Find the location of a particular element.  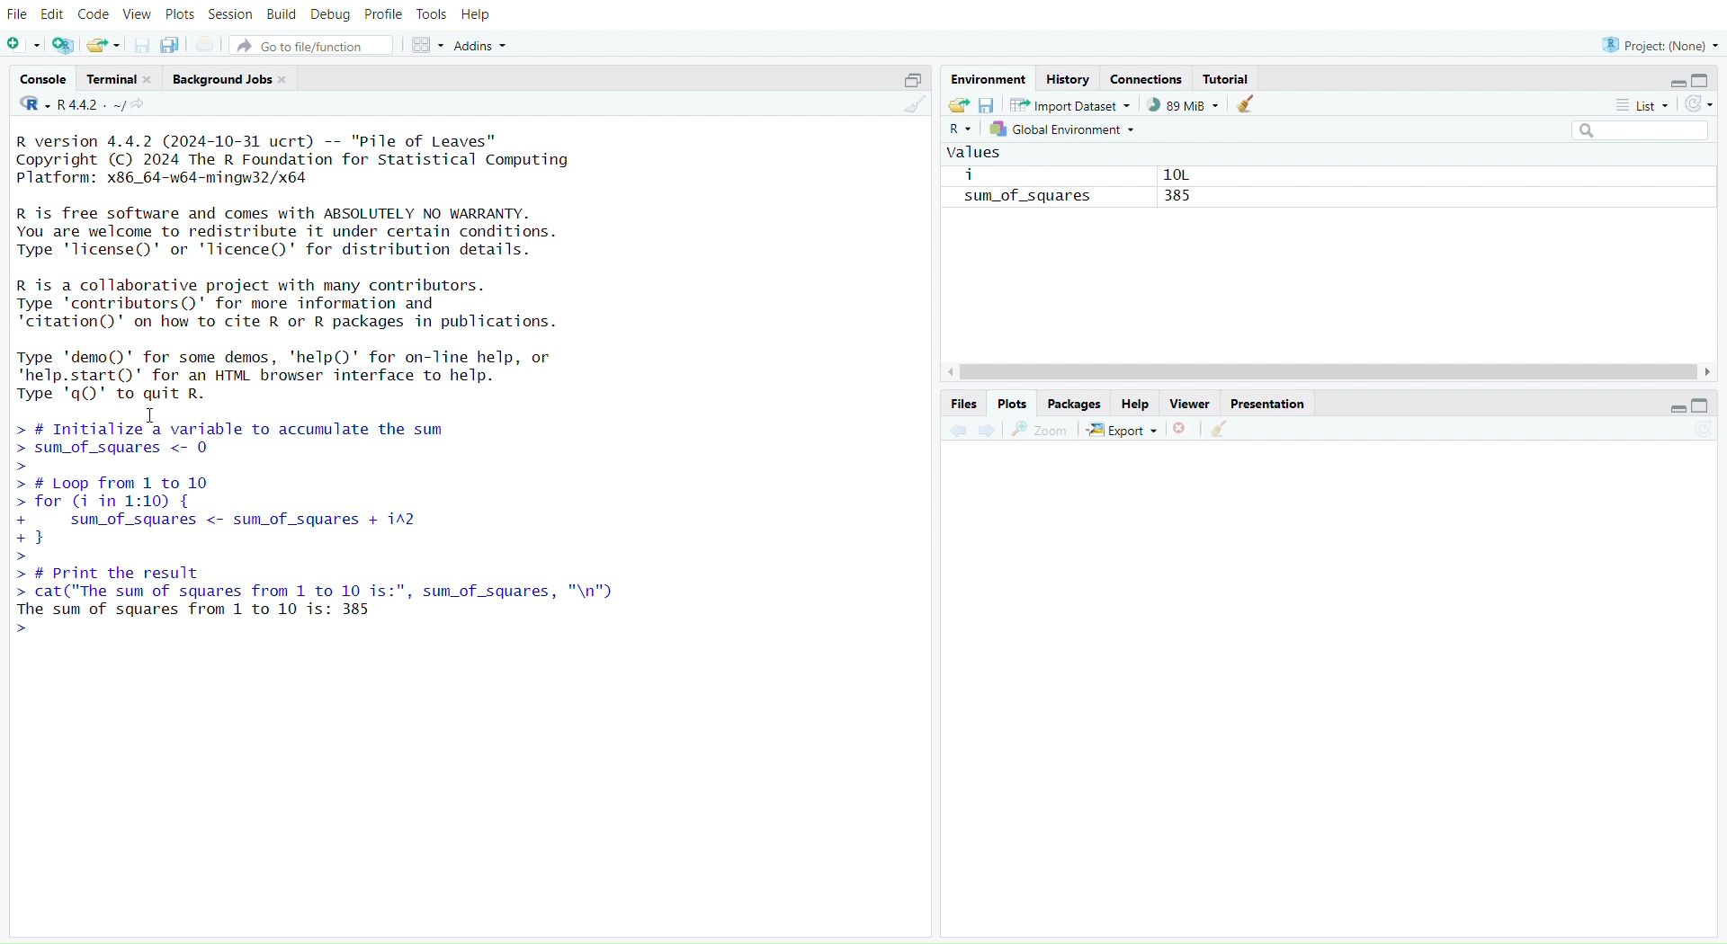

refresh current plot is located at coordinates (1707, 428).